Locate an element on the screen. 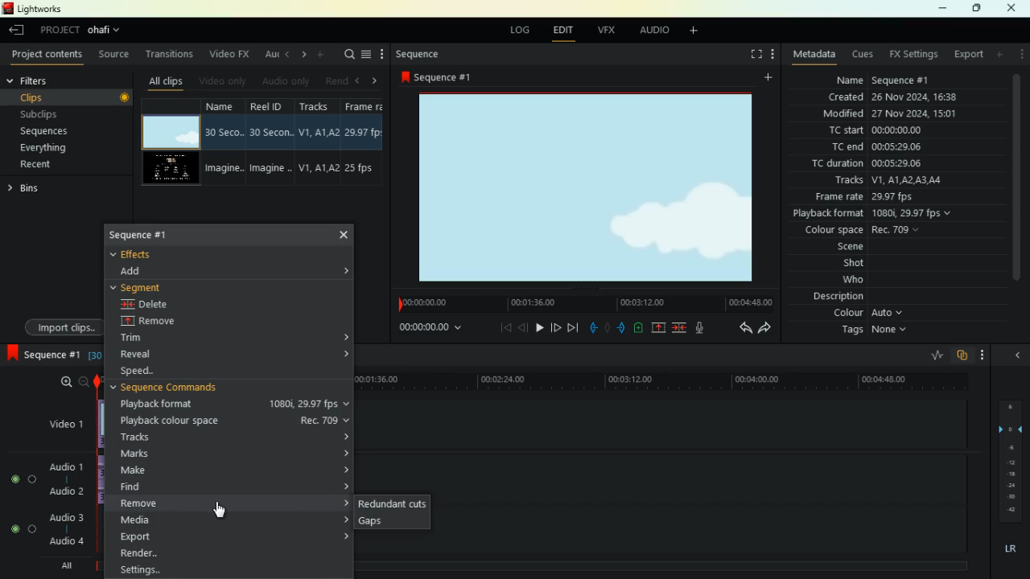  sequence is located at coordinates (441, 78).